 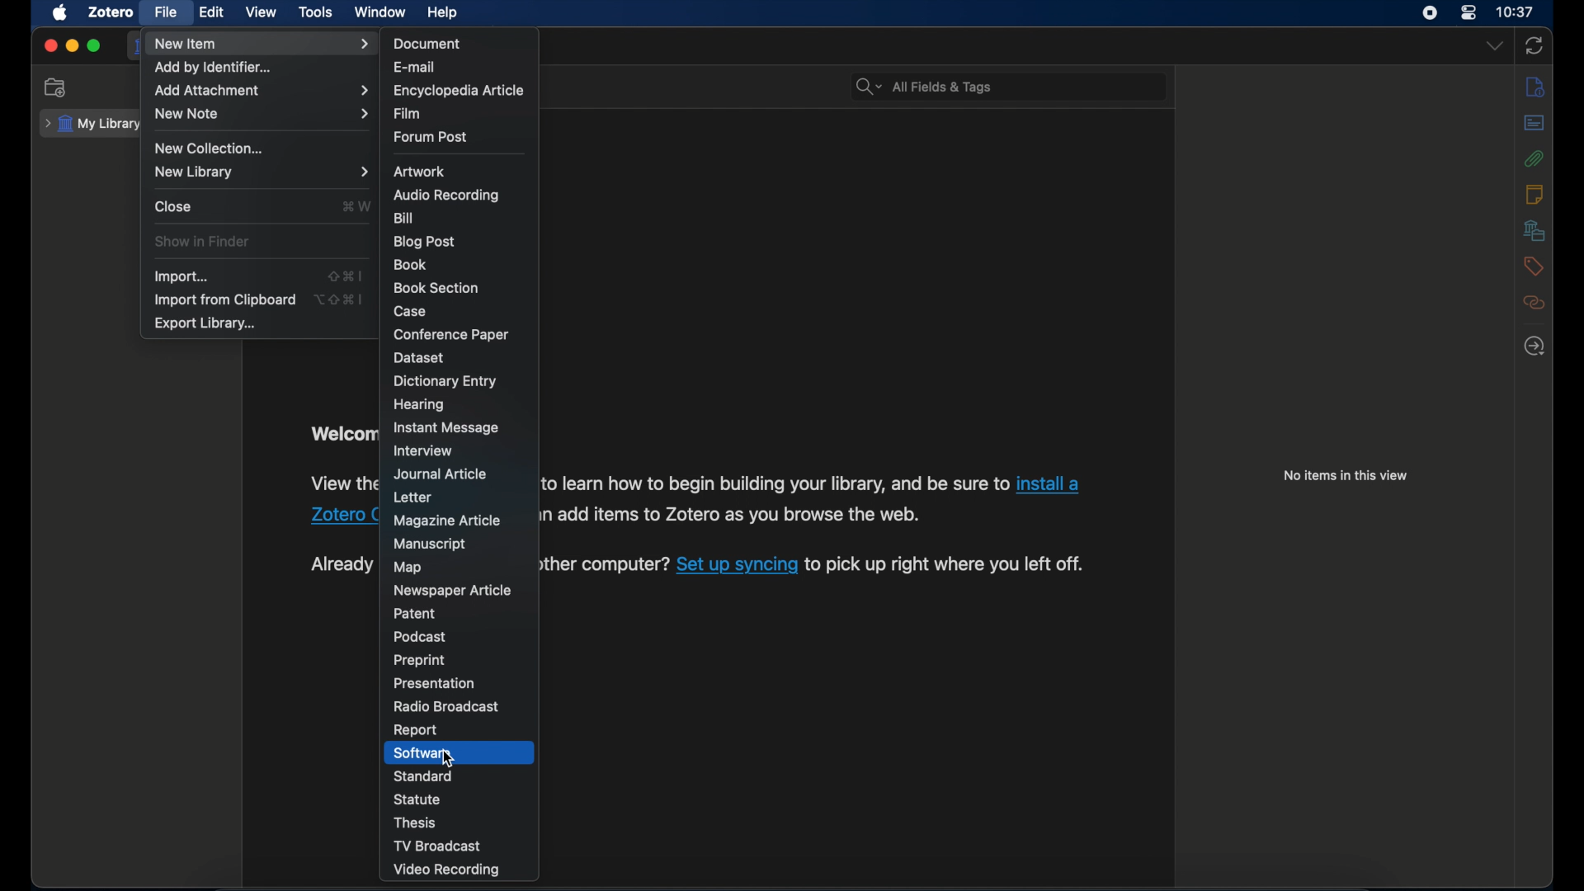 What do you see at coordinates (460, 89) in the screenshot?
I see `encyclopedia article` at bounding box center [460, 89].